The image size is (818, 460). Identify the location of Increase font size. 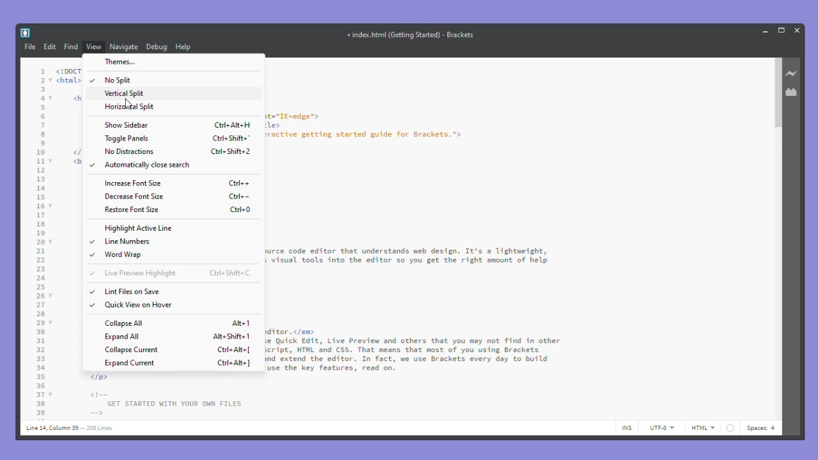
(178, 183).